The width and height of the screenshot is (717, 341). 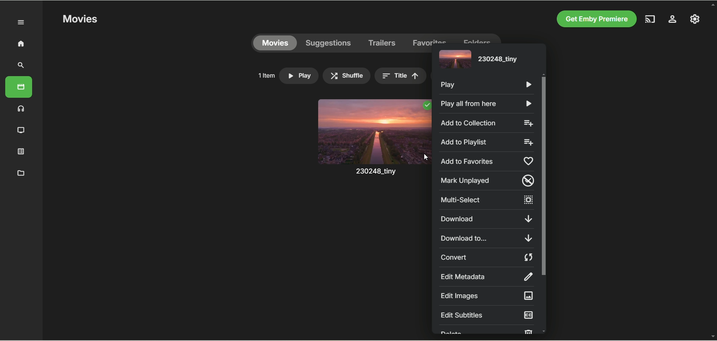 I want to click on home, so click(x=21, y=43).